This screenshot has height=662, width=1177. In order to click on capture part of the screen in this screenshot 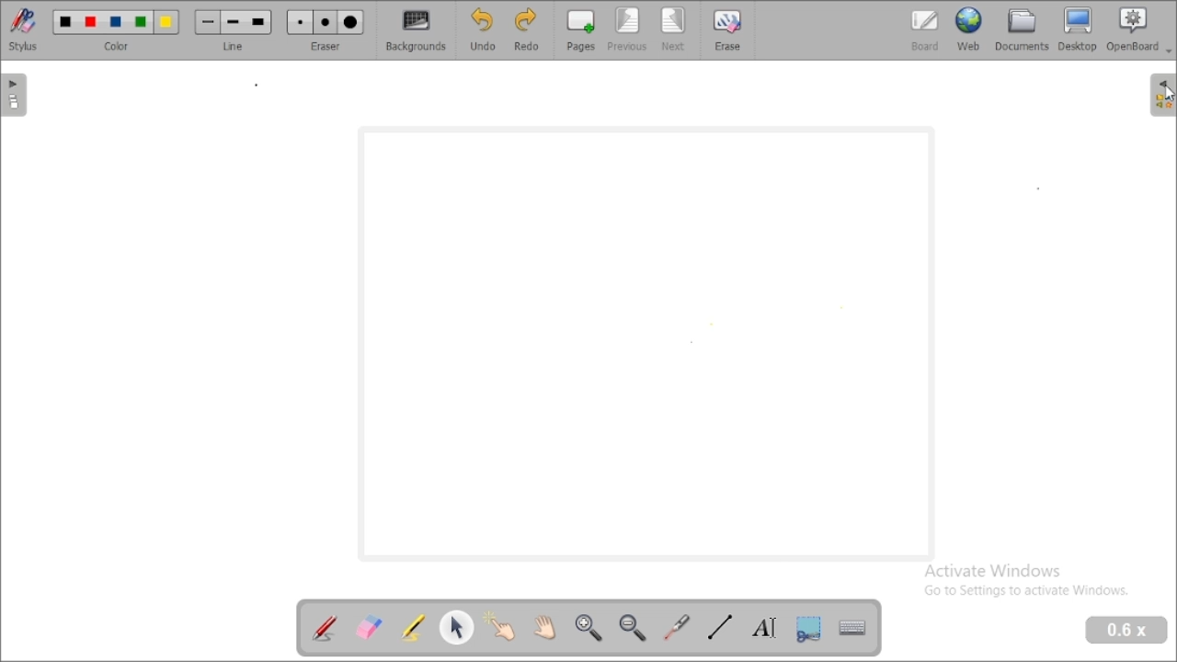, I will do `click(809, 627)`.